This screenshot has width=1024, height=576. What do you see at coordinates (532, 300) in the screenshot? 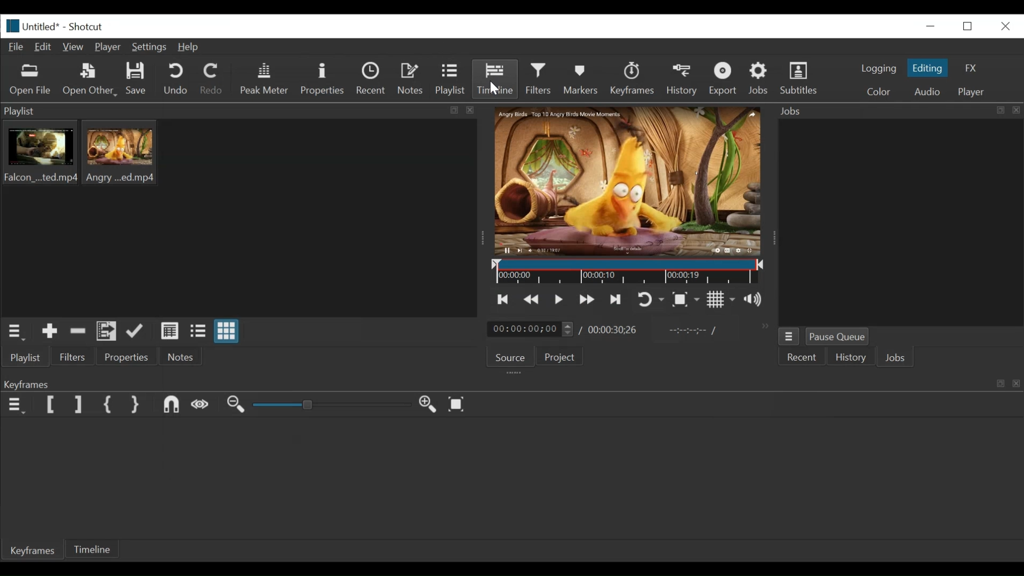
I see `play quickly backward` at bounding box center [532, 300].